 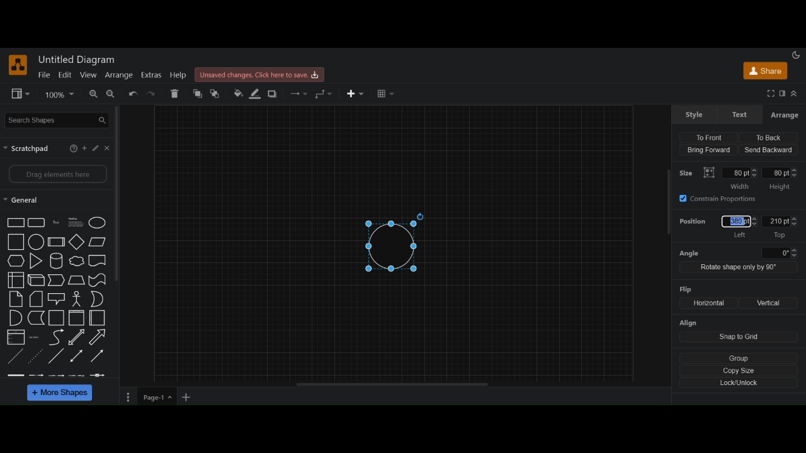 I want to click on fill color, so click(x=238, y=93).